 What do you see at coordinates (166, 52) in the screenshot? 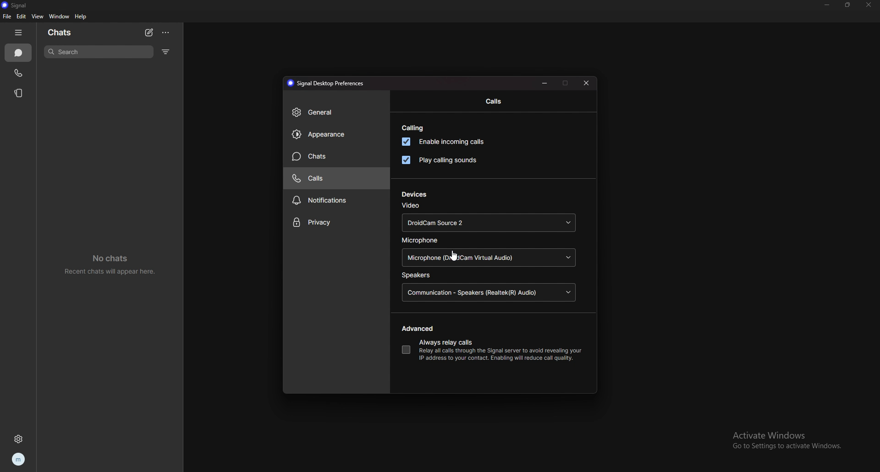
I see `filter` at bounding box center [166, 52].